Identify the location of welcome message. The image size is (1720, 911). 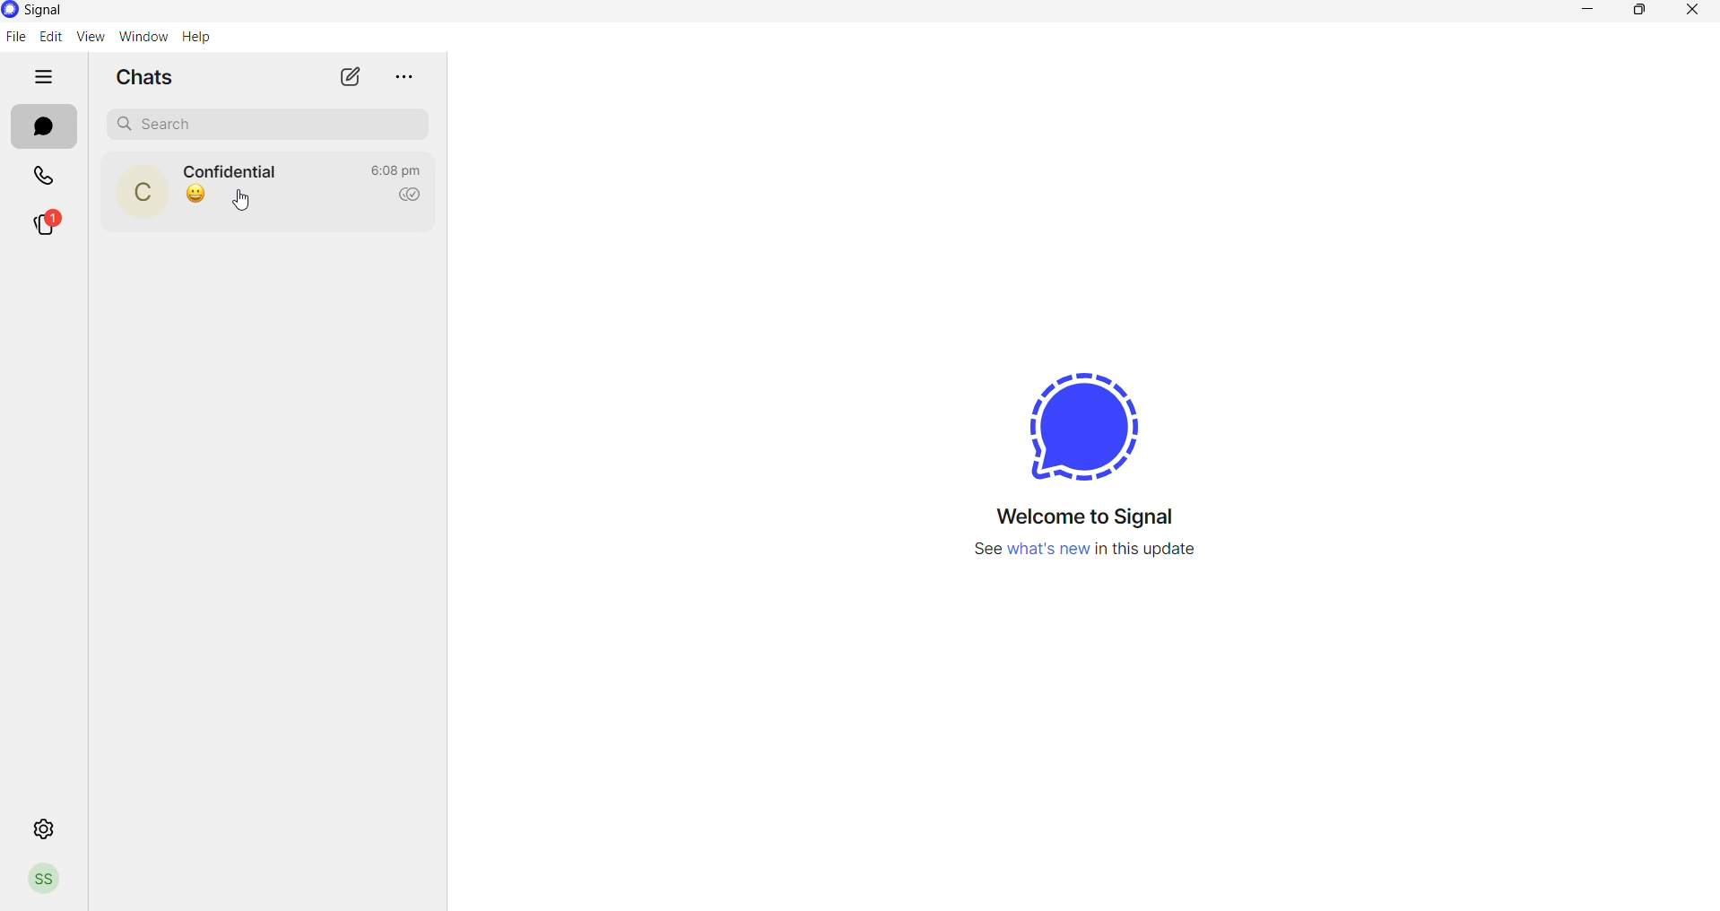
(1090, 516).